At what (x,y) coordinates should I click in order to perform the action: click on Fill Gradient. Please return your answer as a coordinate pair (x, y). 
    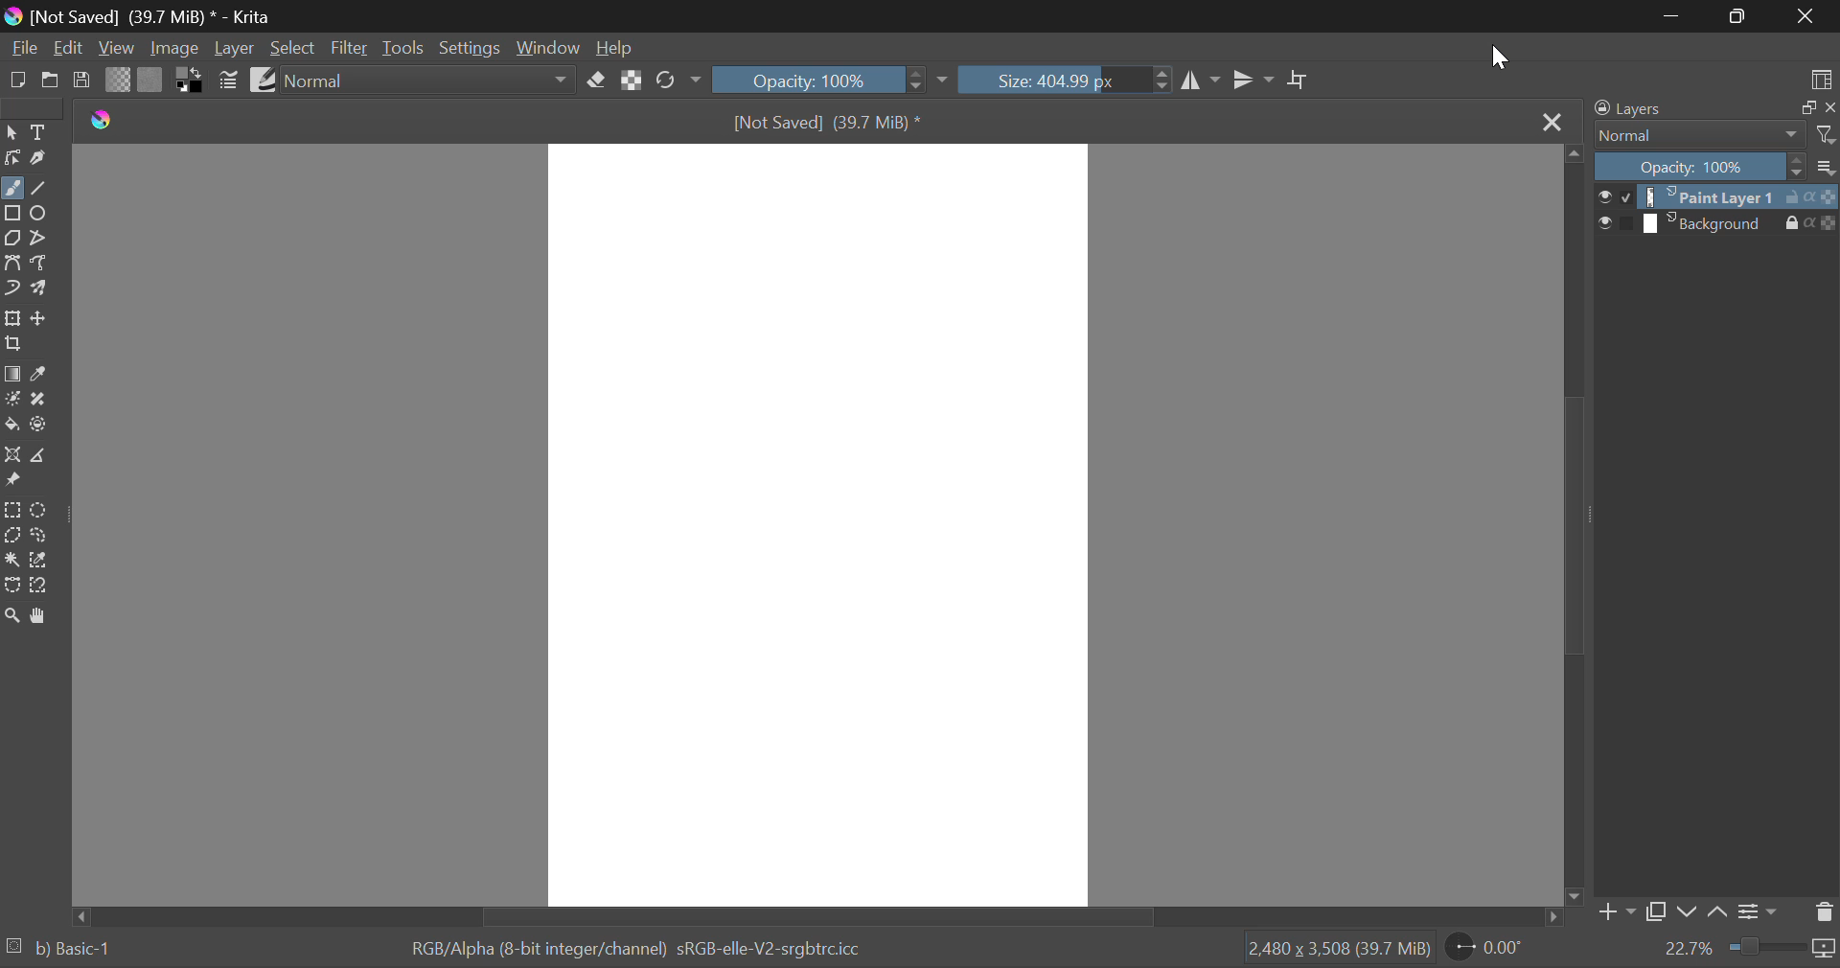
    Looking at the image, I should click on (11, 374).